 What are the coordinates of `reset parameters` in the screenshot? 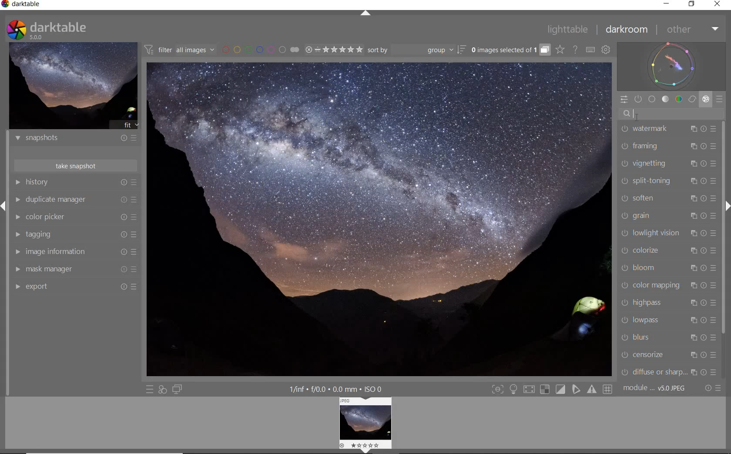 It's located at (706, 251).